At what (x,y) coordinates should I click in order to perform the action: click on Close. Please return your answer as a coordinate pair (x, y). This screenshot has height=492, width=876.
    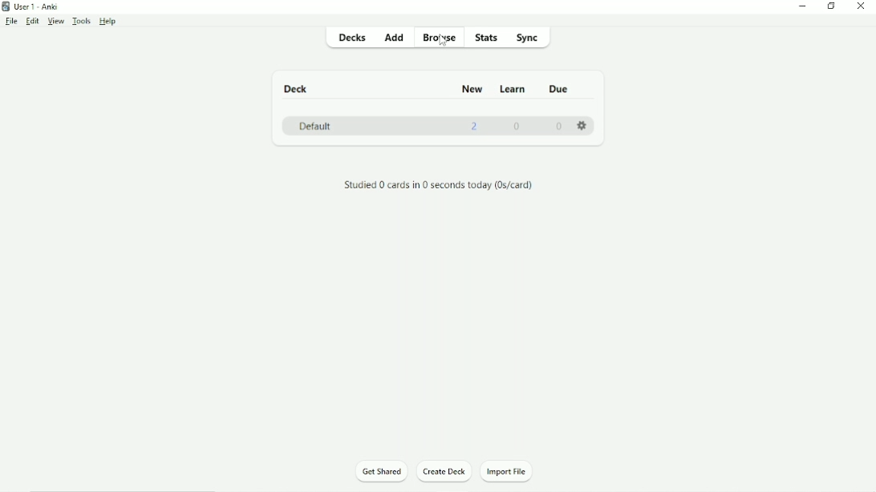
    Looking at the image, I should click on (860, 7).